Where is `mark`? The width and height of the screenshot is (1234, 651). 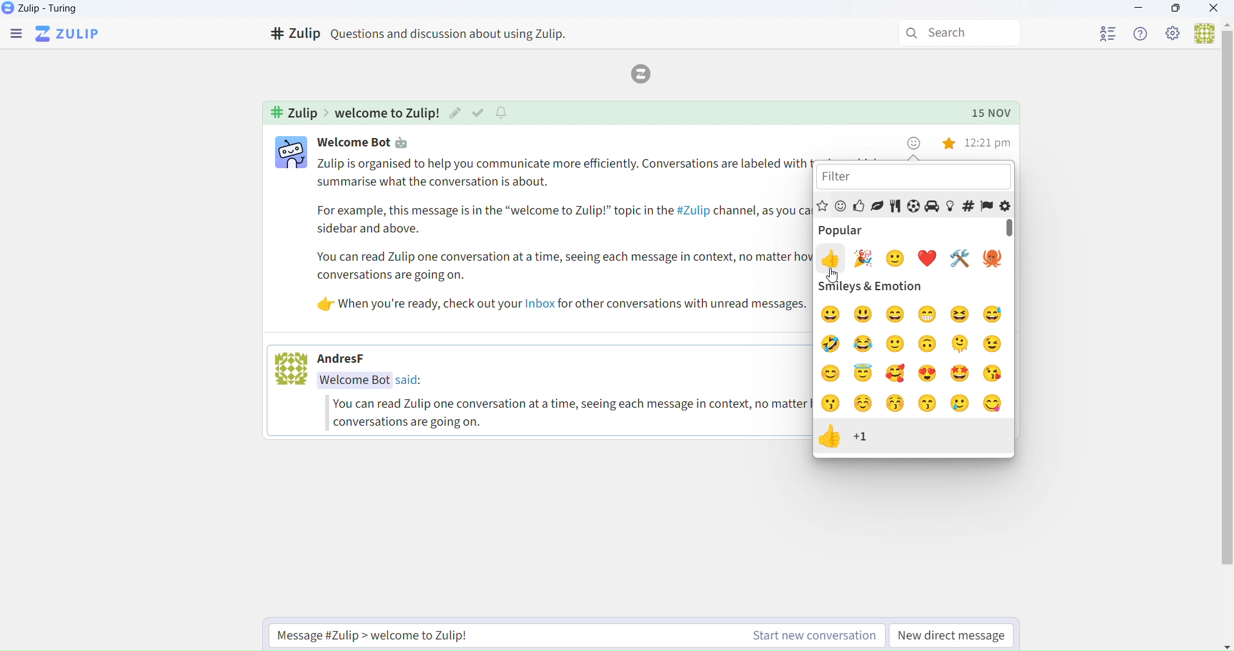
mark is located at coordinates (478, 112).